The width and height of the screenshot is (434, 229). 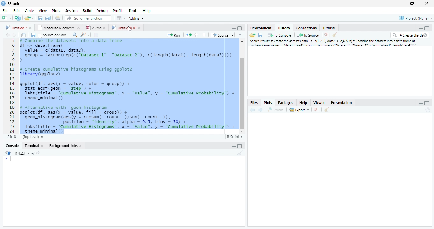 I want to click on Plots, so click(x=56, y=11).